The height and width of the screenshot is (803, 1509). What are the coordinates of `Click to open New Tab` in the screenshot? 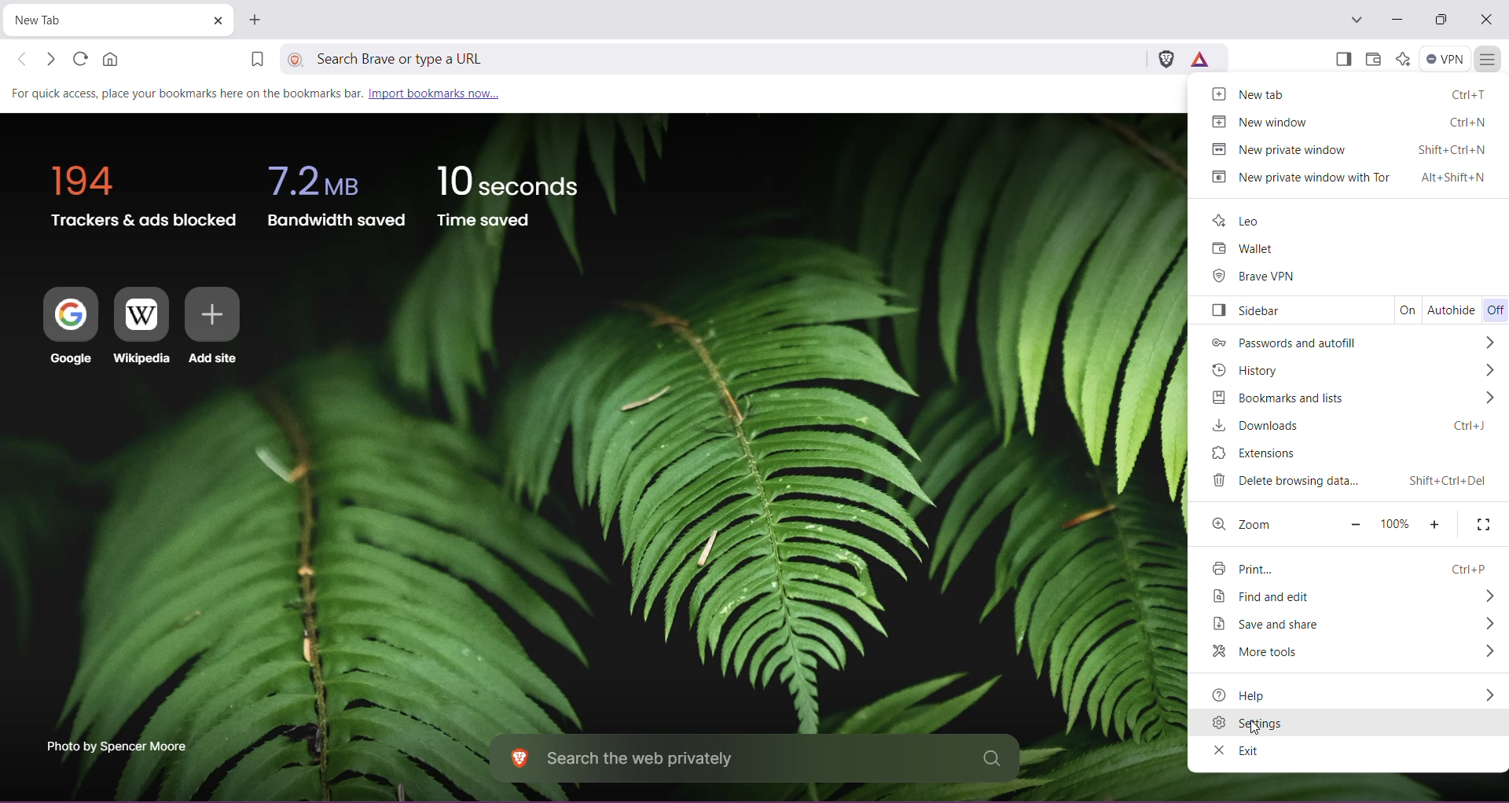 It's located at (255, 20).